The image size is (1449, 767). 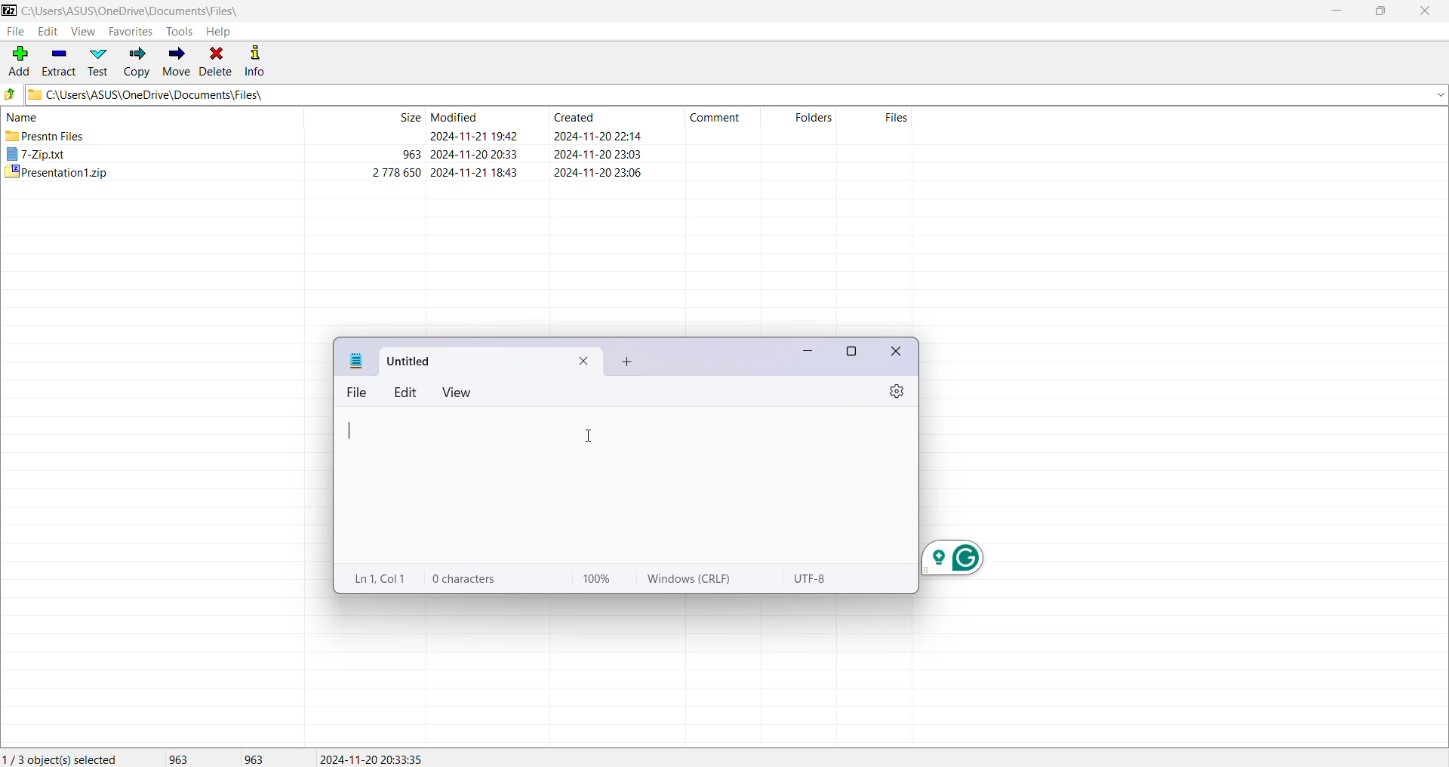 I want to click on Copy, so click(x=134, y=63).